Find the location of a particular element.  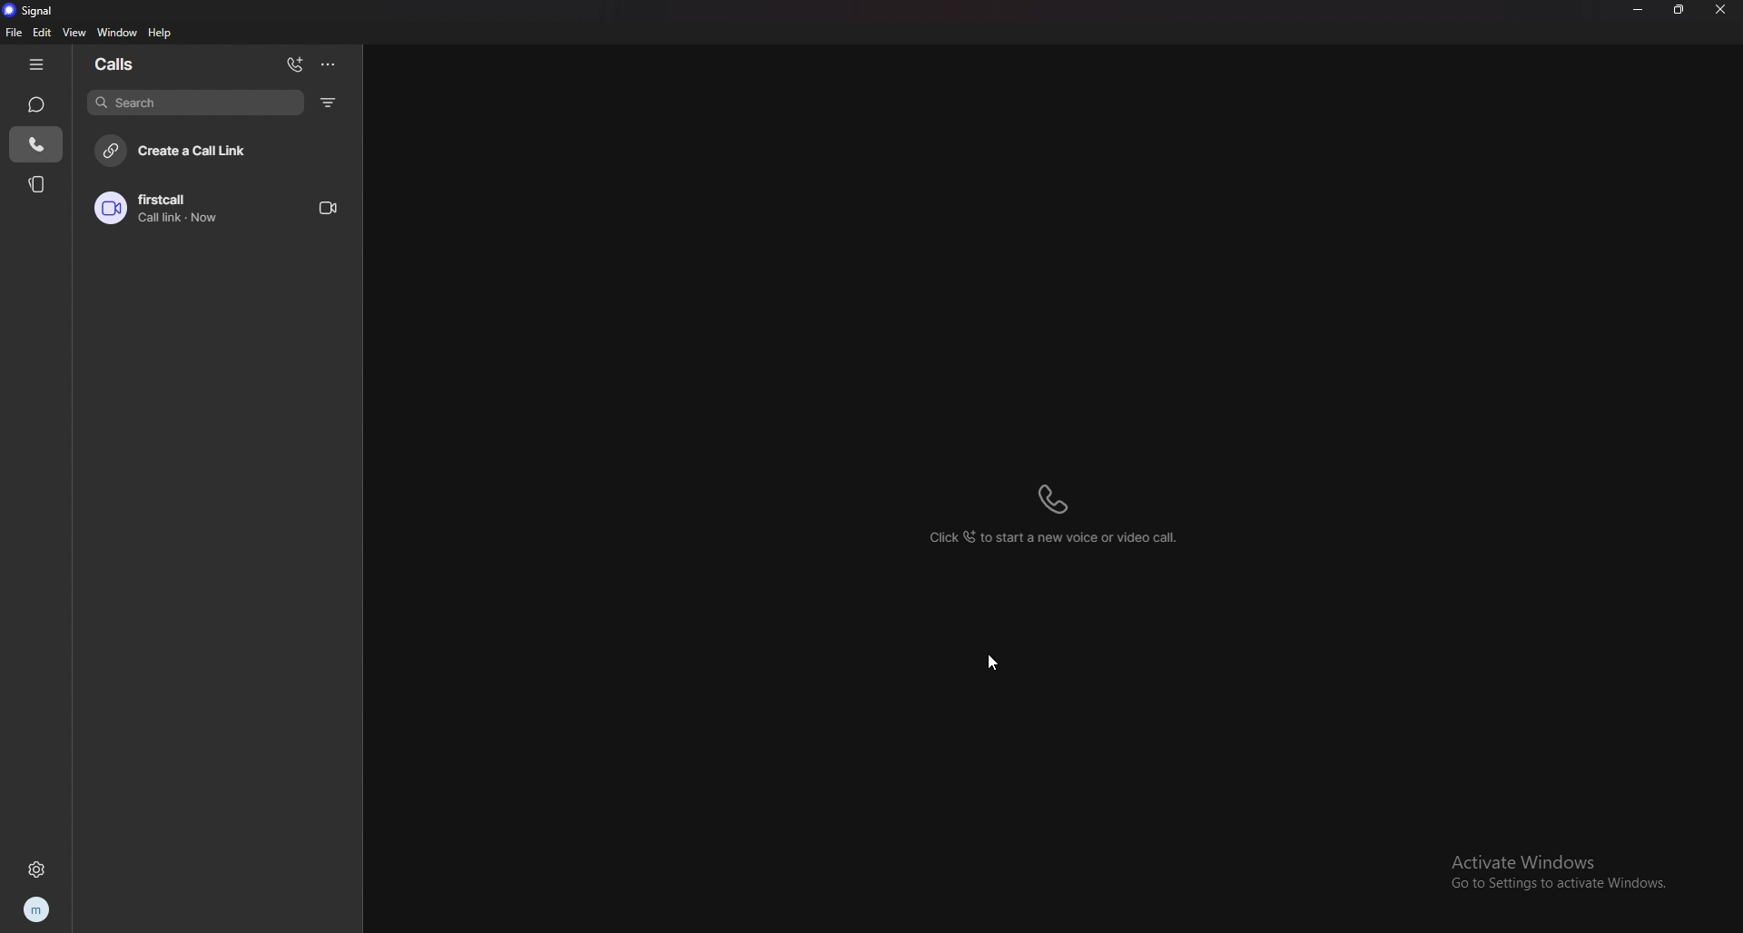

calls is located at coordinates (37, 144).